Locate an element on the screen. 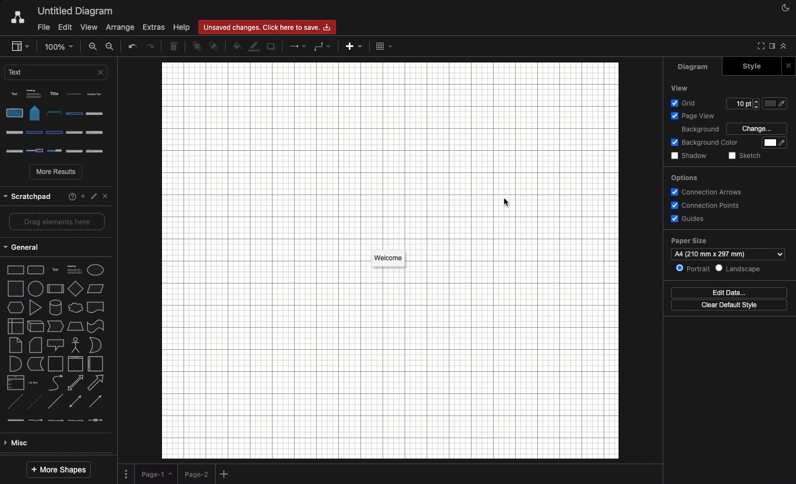 Image resolution: width=796 pixels, height=484 pixels. Misc is located at coordinates (54, 345).